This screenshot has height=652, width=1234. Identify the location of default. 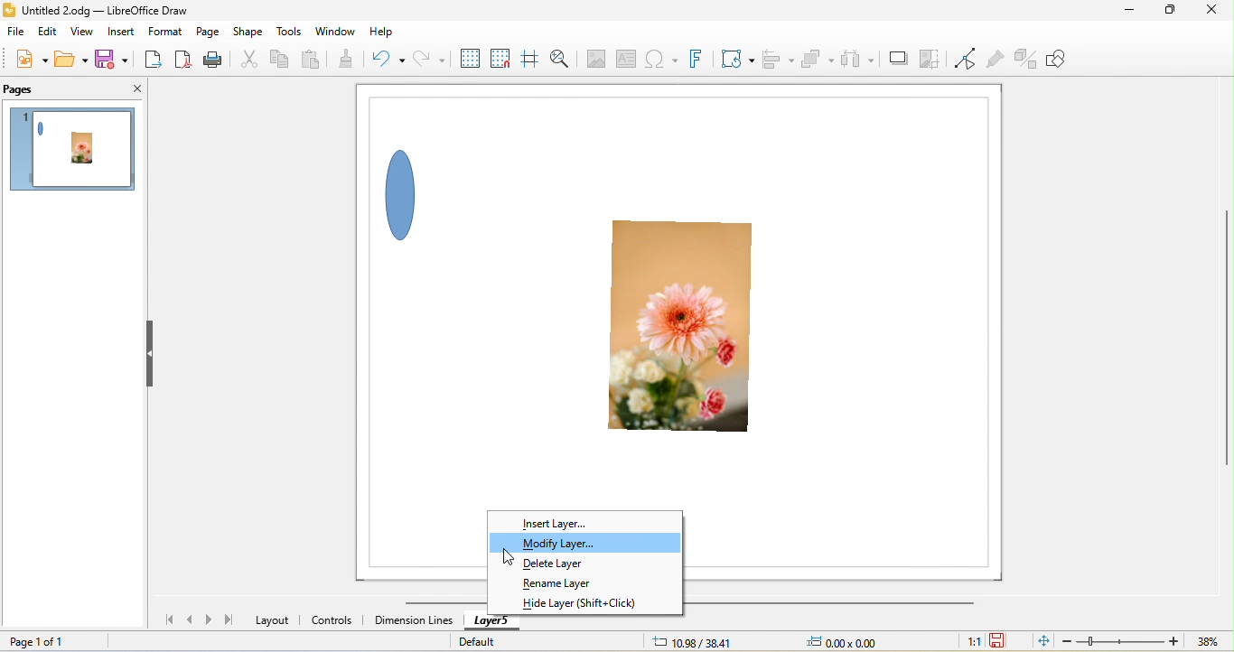
(489, 640).